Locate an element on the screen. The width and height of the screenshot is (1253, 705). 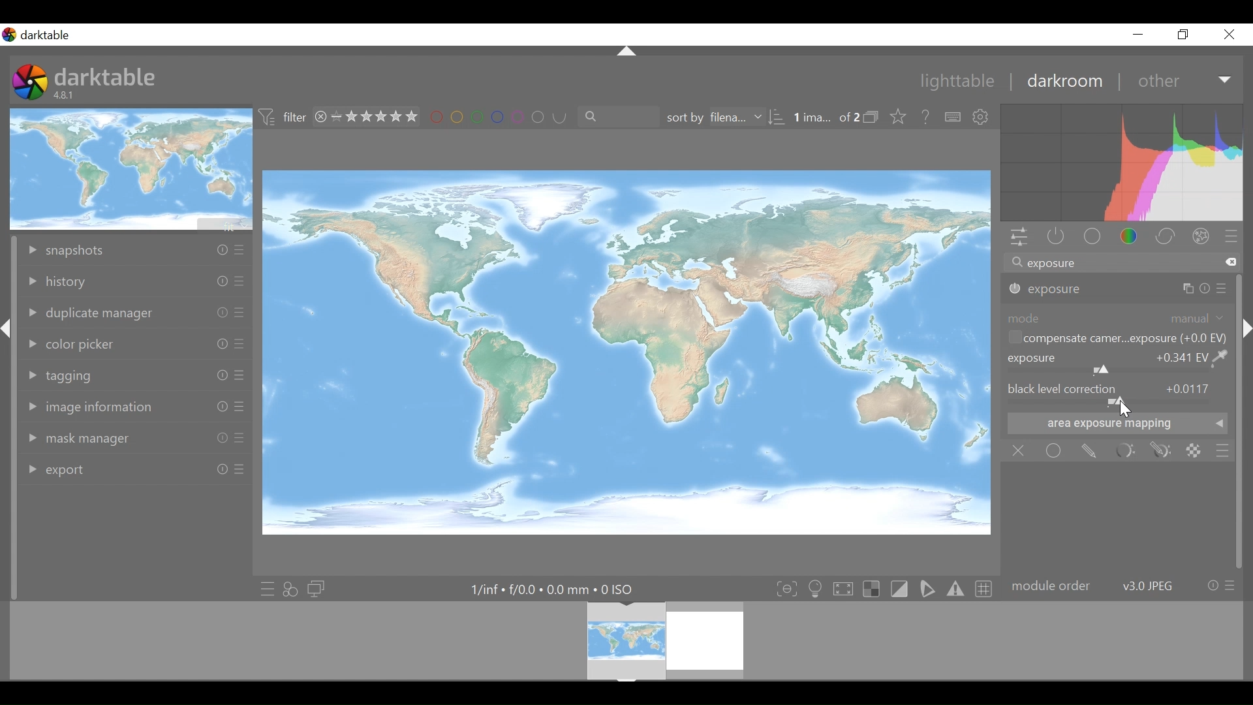
collapse grouped image is located at coordinates (873, 117).